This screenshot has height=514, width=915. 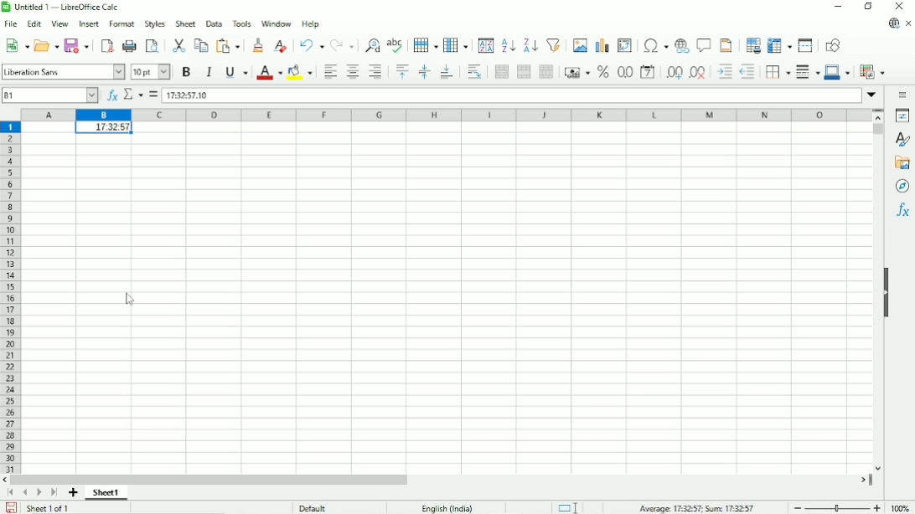 What do you see at coordinates (230, 45) in the screenshot?
I see `Paste` at bounding box center [230, 45].